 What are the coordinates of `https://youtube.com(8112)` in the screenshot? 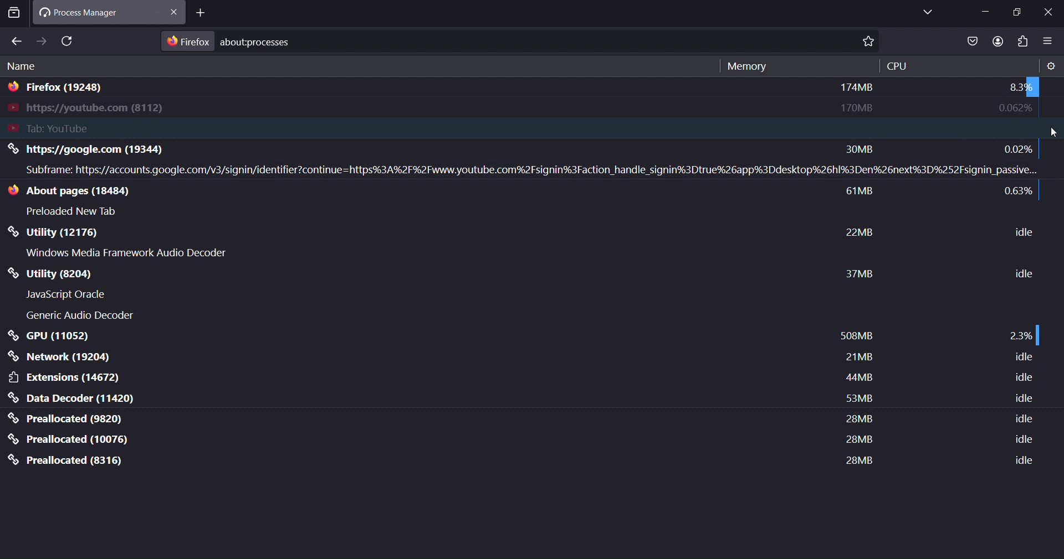 It's located at (99, 109).